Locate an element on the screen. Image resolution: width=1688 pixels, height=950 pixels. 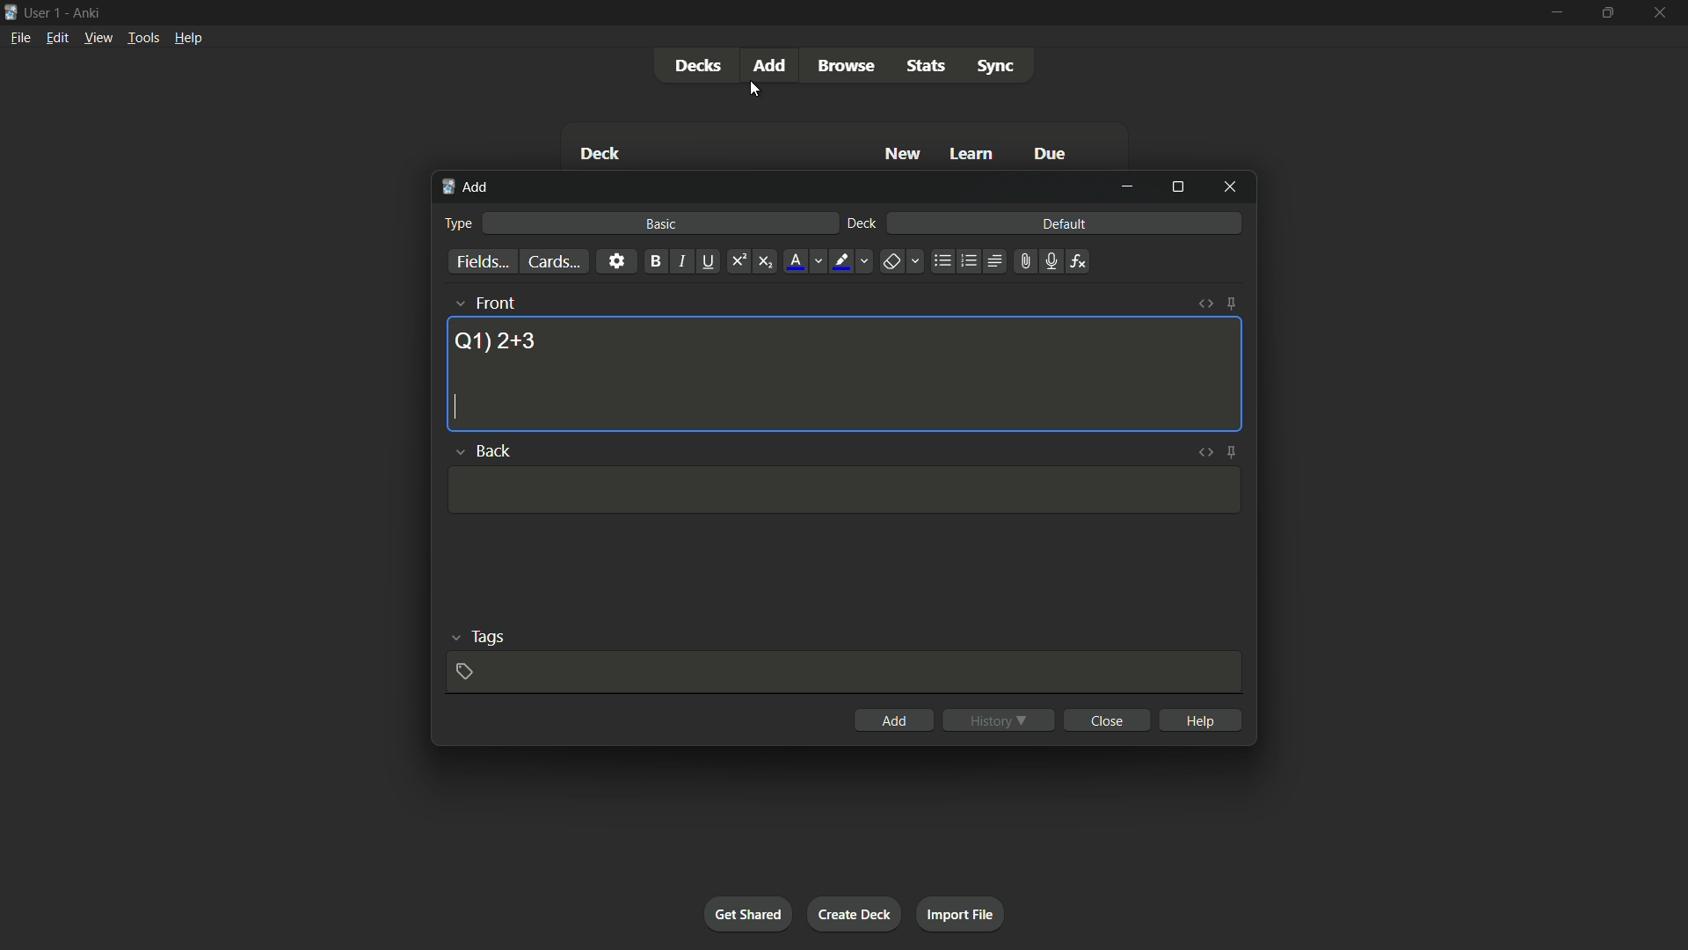
close app is located at coordinates (1662, 12).